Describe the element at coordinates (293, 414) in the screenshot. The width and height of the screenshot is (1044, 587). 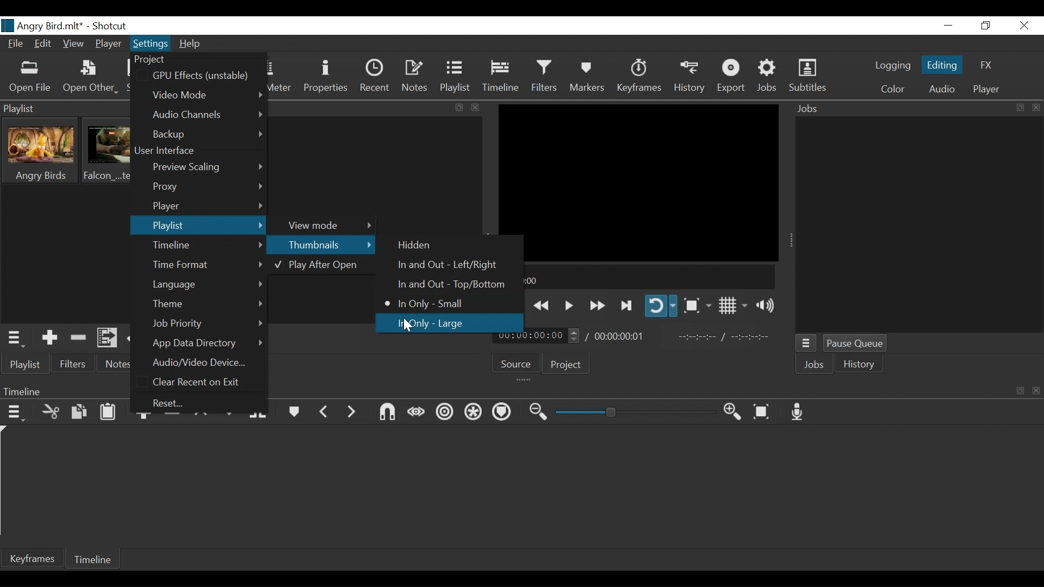
I see `Marker` at that location.